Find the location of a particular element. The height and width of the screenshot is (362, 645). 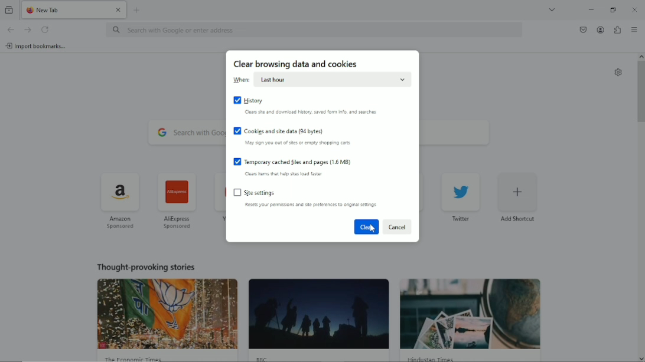

New Tab is located at coordinates (64, 9).